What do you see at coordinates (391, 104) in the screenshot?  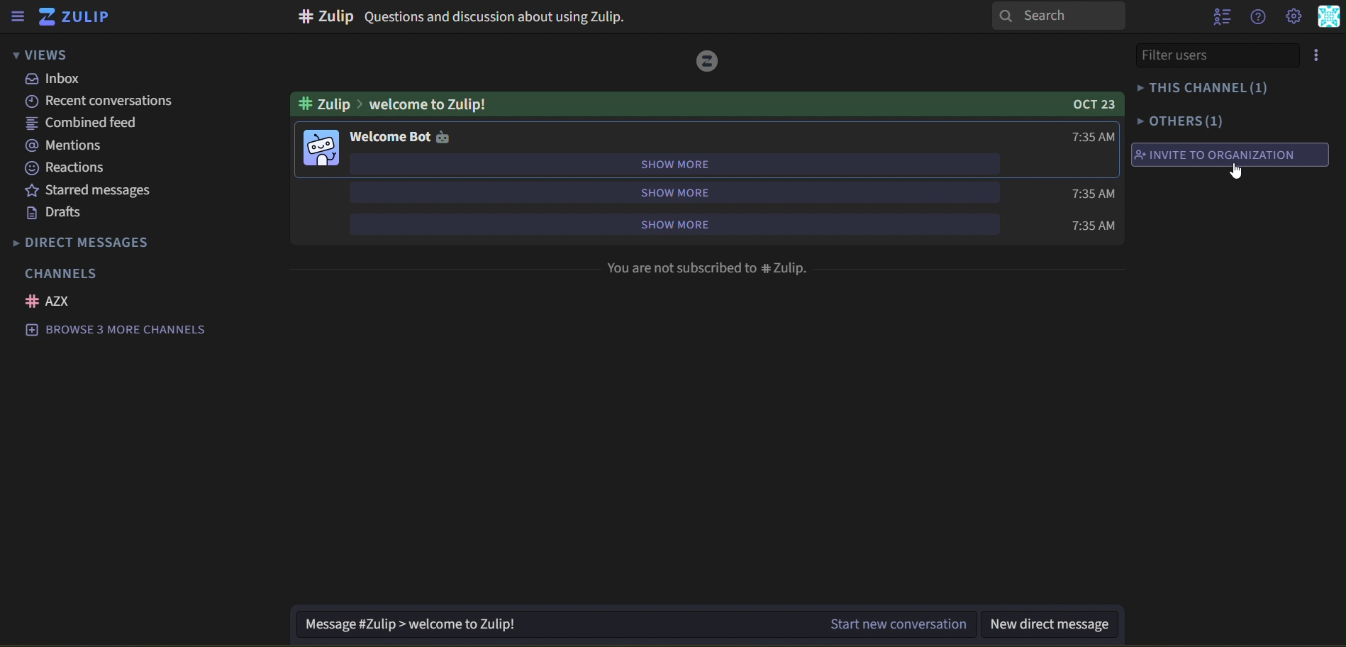 I see `welcome to Zulip!` at bounding box center [391, 104].